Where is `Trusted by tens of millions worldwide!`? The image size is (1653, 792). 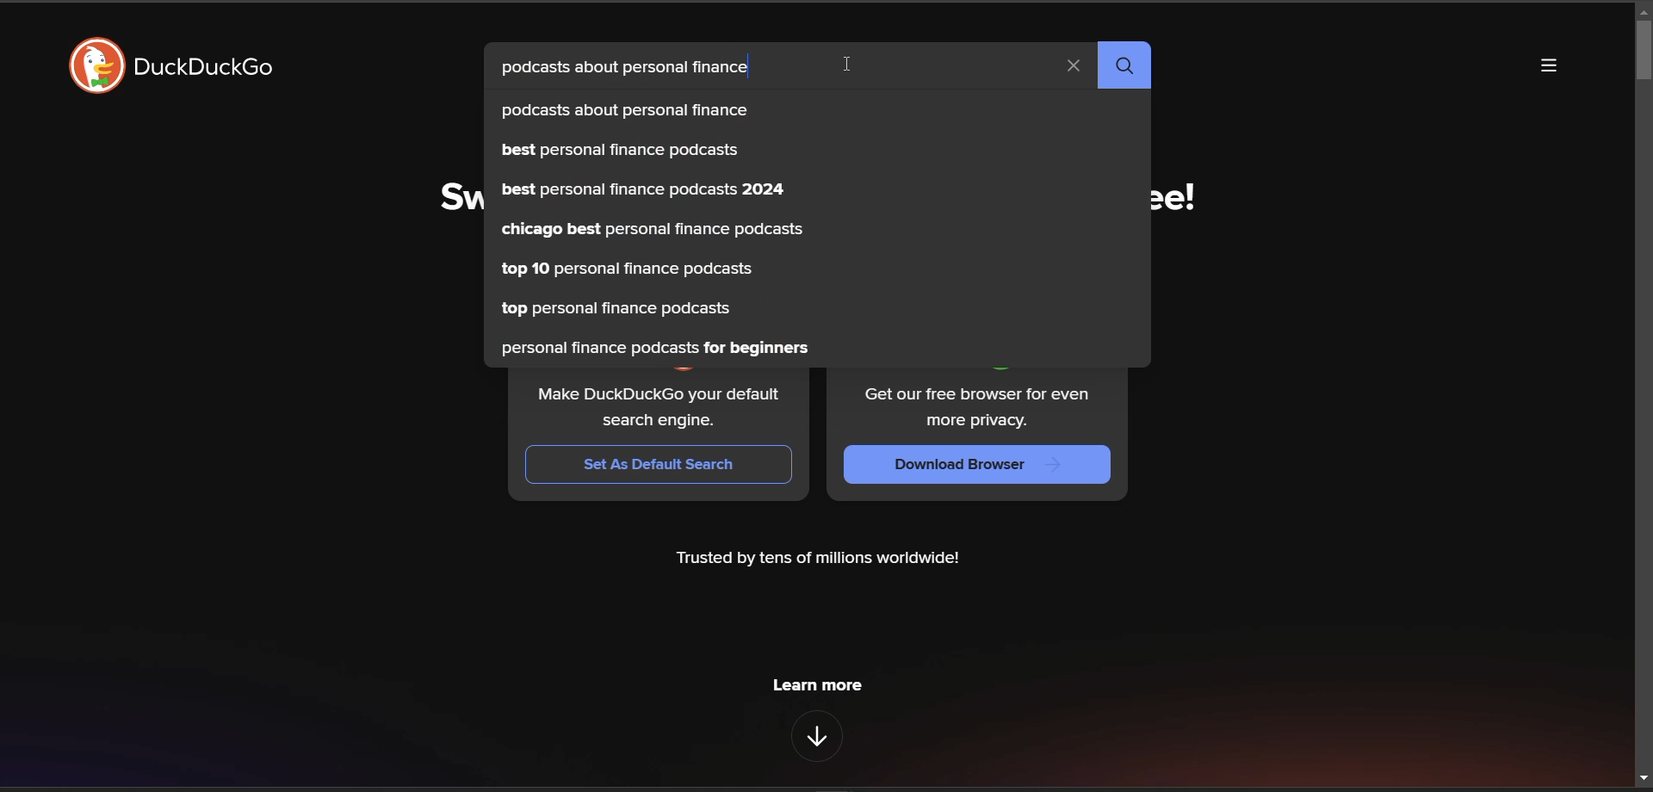
Trusted by tens of millions worldwide! is located at coordinates (815, 559).